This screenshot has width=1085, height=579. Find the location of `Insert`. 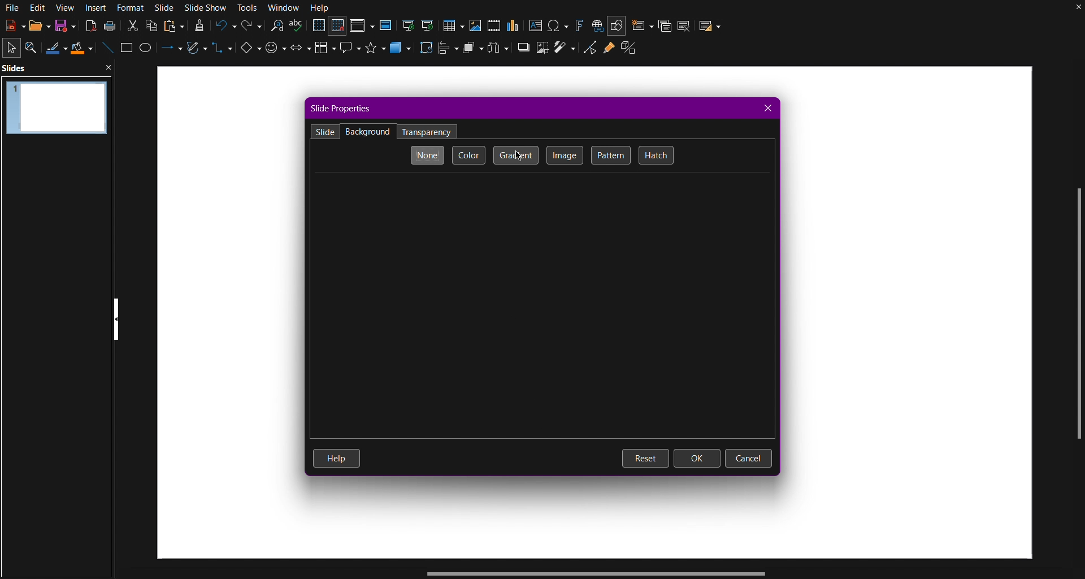

Insert is located at coordinates (97, 7).